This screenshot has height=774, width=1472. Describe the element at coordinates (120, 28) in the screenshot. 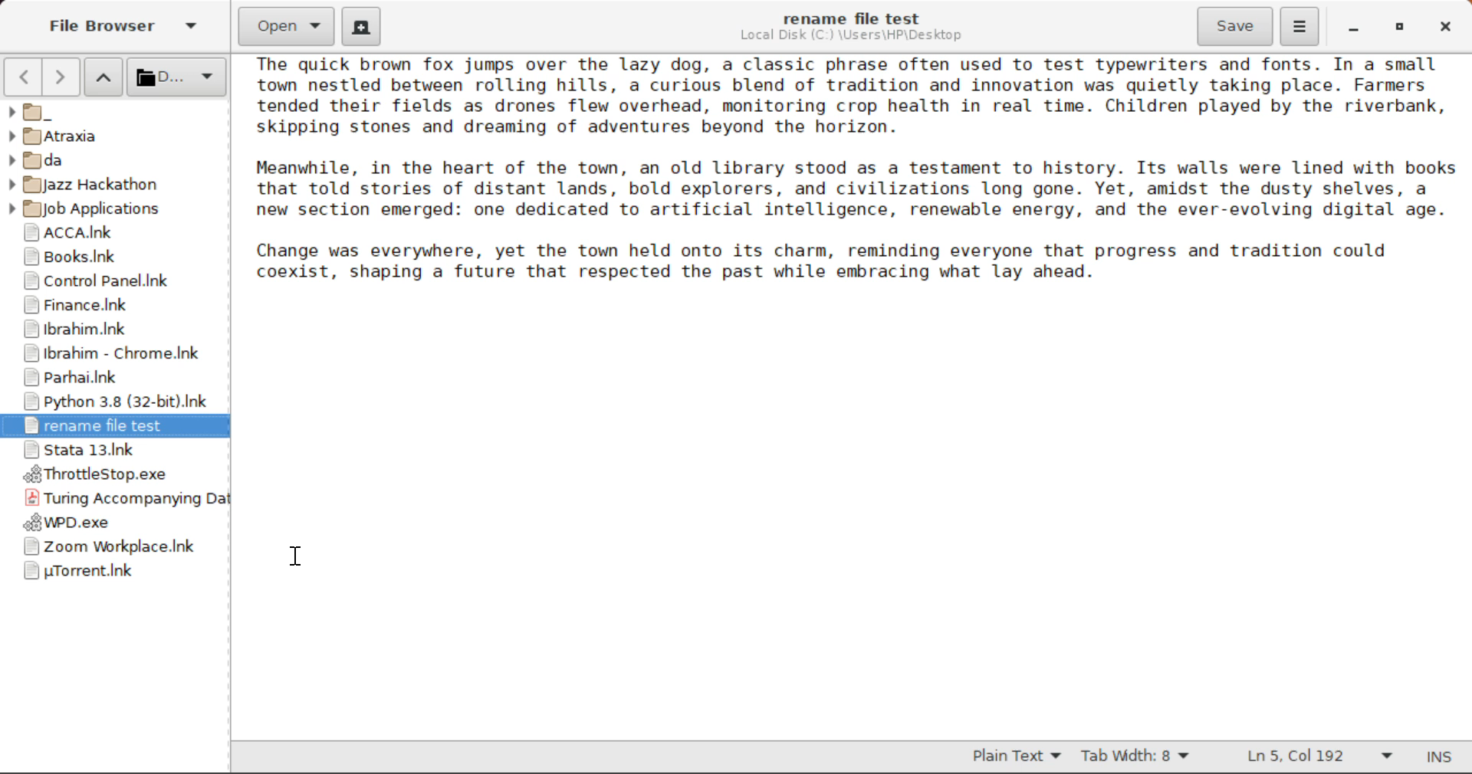

I see `File Browser Tab` at that location.